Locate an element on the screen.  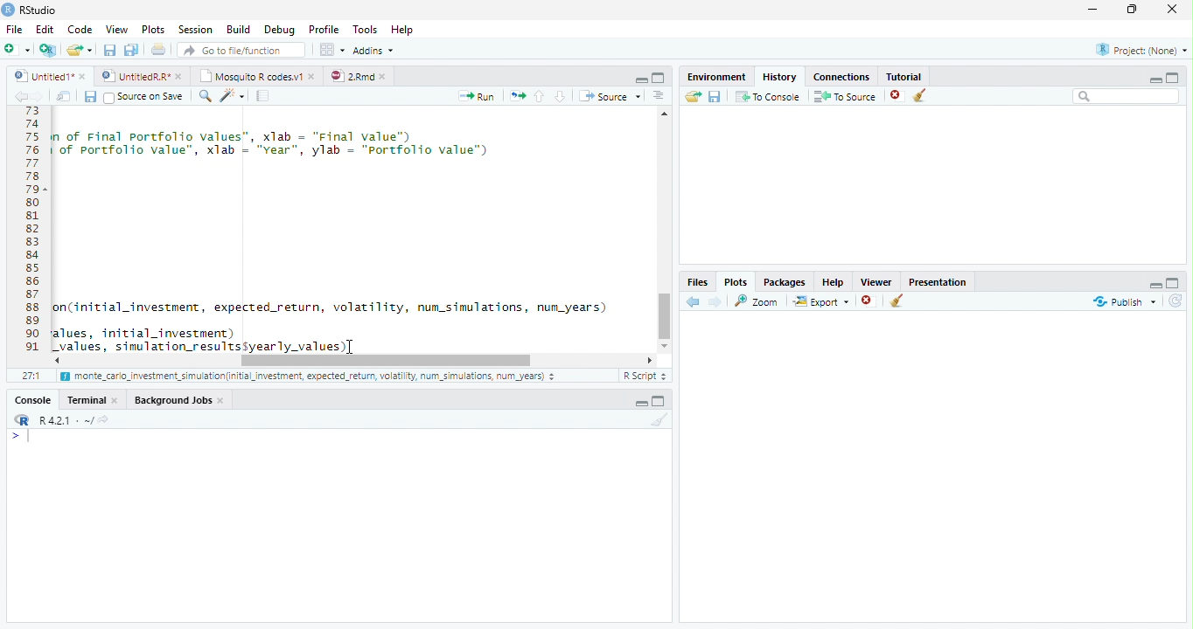
Clear is located at coordinates (924, 96).